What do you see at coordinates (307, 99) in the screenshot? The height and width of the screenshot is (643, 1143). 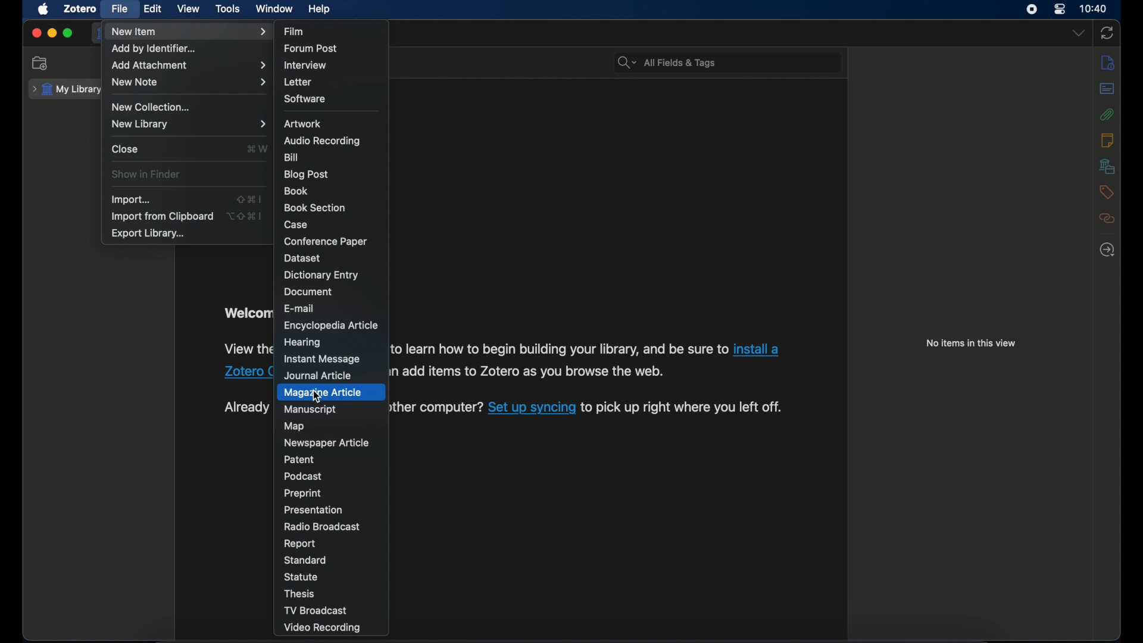 I see `software` at bounding box center [307, 99].